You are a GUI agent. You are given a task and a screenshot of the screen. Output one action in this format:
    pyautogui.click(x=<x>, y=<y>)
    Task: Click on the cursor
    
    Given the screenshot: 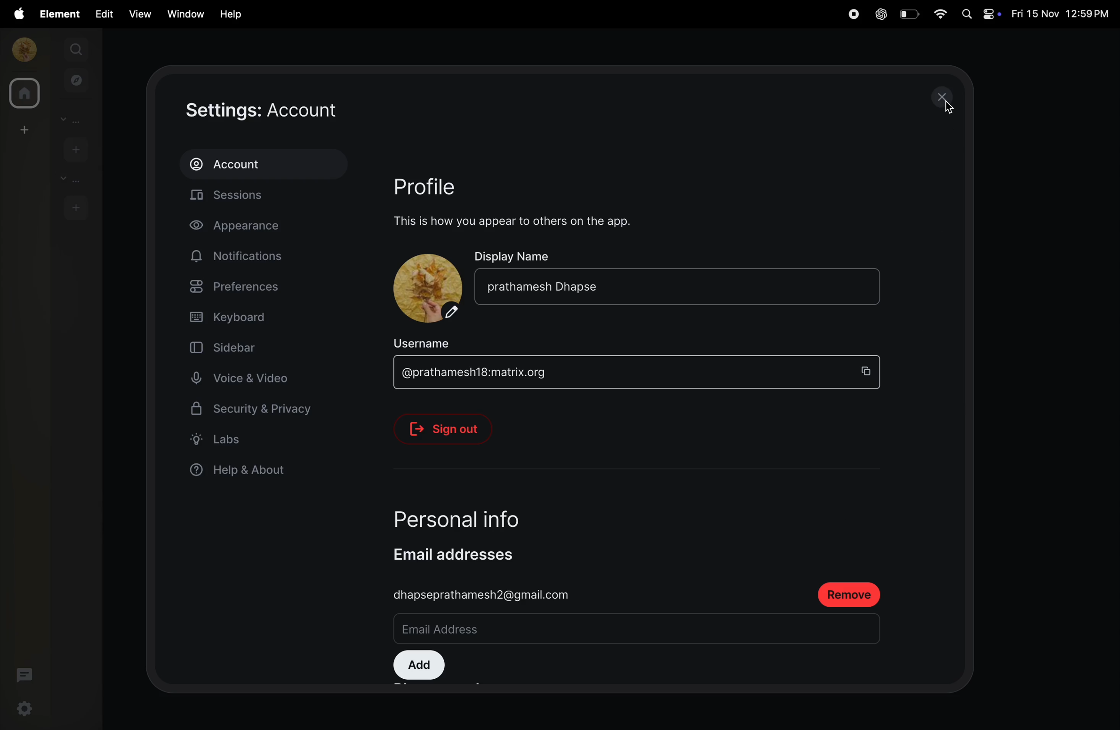 What is the action you would take?
    pyautogui.click(x=951, y=106)
    